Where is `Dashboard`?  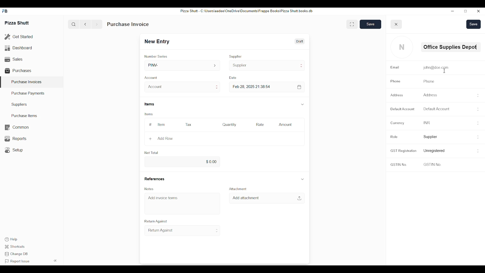
Dashboard is located at coordinates (19, 48).